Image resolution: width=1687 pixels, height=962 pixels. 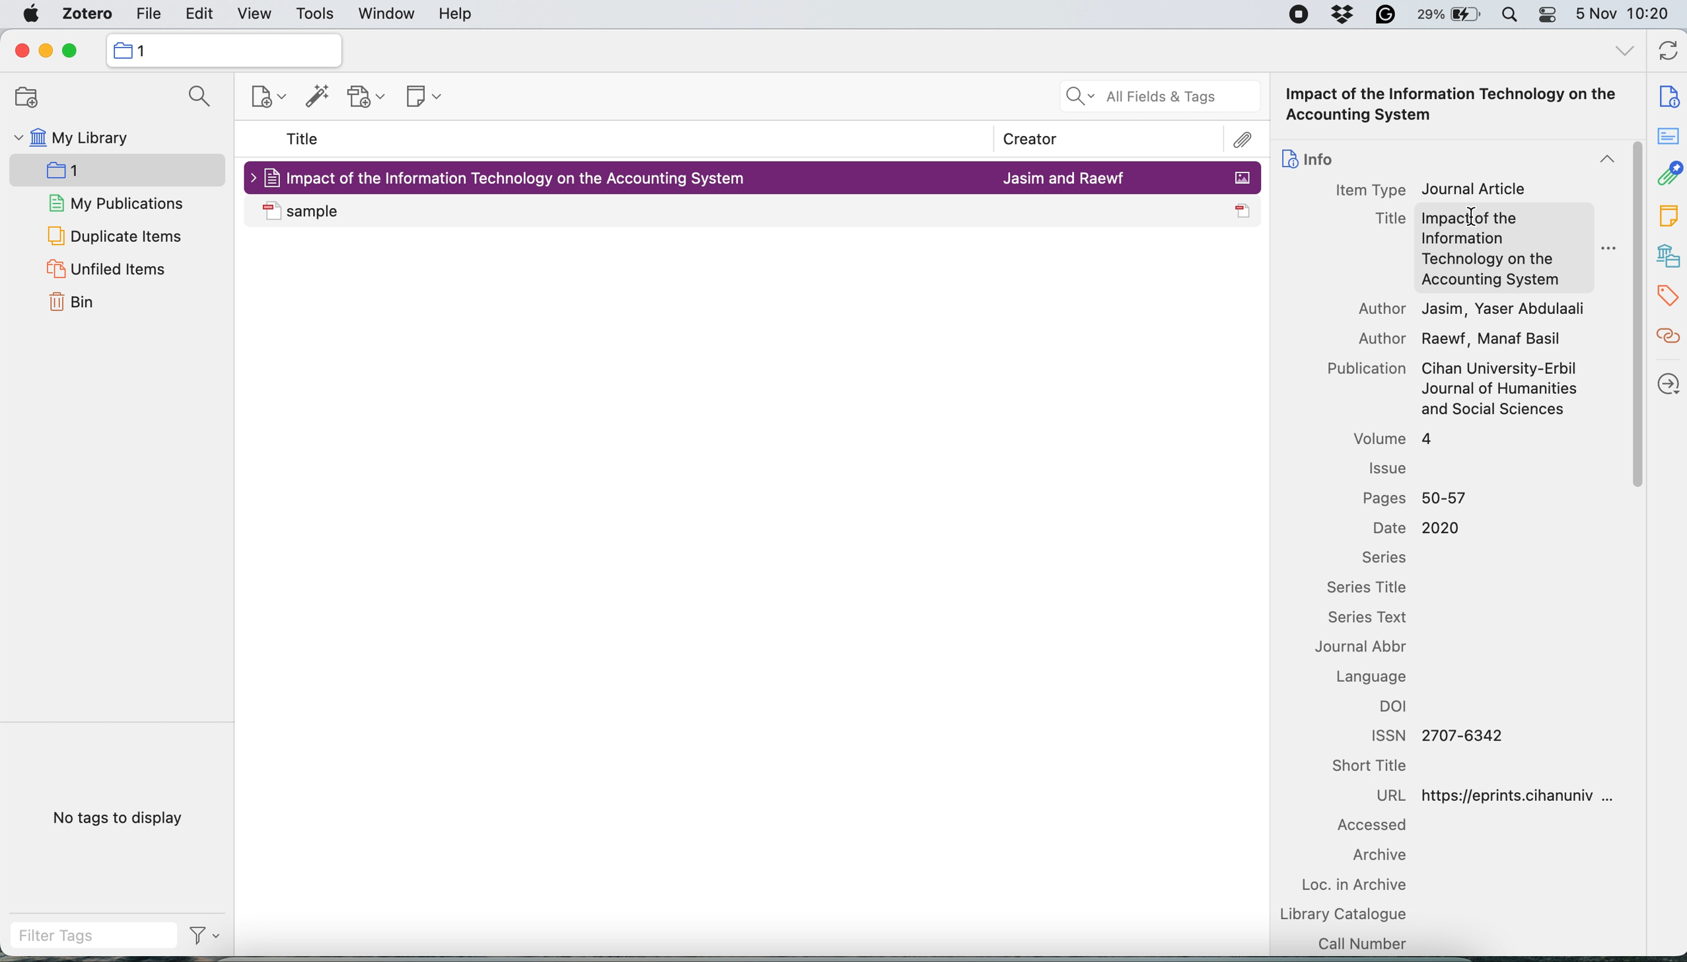 I want to click on vertical scroll bar, so click(x=1633, y=315).